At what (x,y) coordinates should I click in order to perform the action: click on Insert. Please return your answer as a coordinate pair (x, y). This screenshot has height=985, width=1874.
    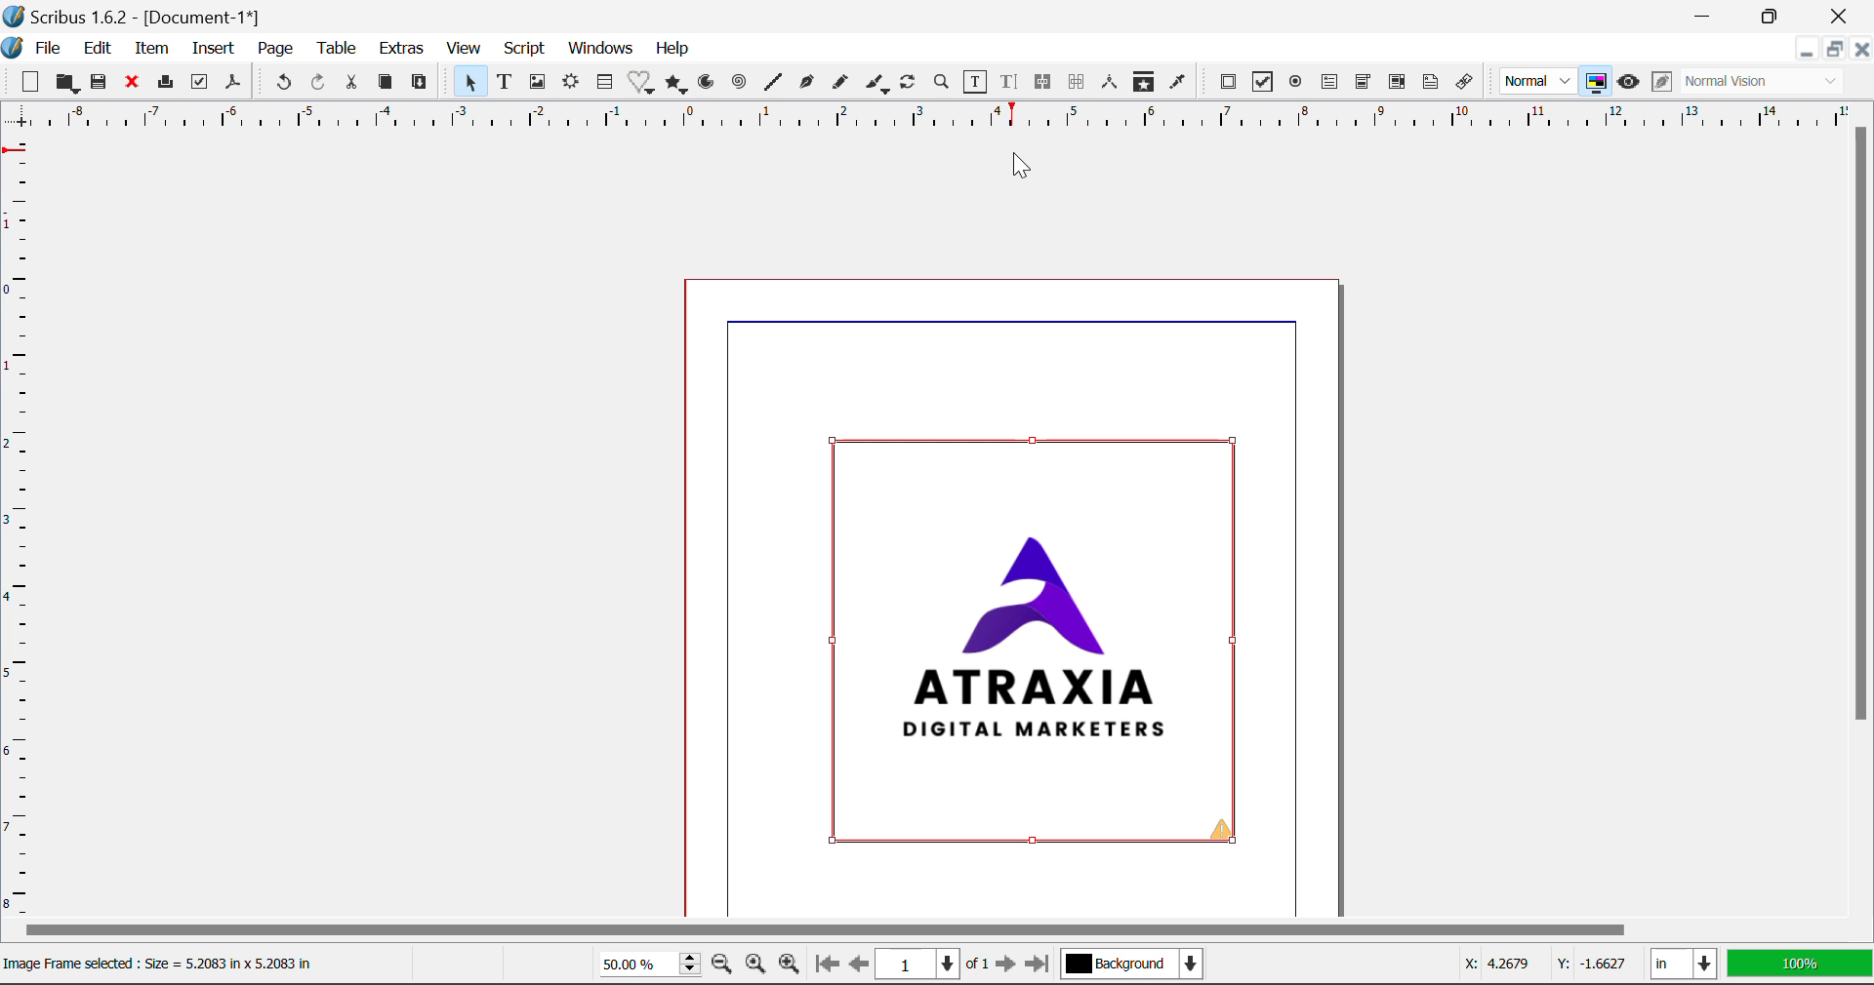
    Looking at the image, I should click on (215, 50).